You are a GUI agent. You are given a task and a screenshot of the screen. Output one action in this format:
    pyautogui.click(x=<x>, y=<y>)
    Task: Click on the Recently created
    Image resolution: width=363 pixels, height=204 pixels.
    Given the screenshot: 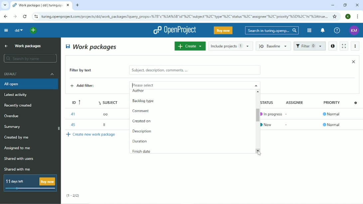 What is the action you would take?
    pyautogui.click(x=19, y=105)
    